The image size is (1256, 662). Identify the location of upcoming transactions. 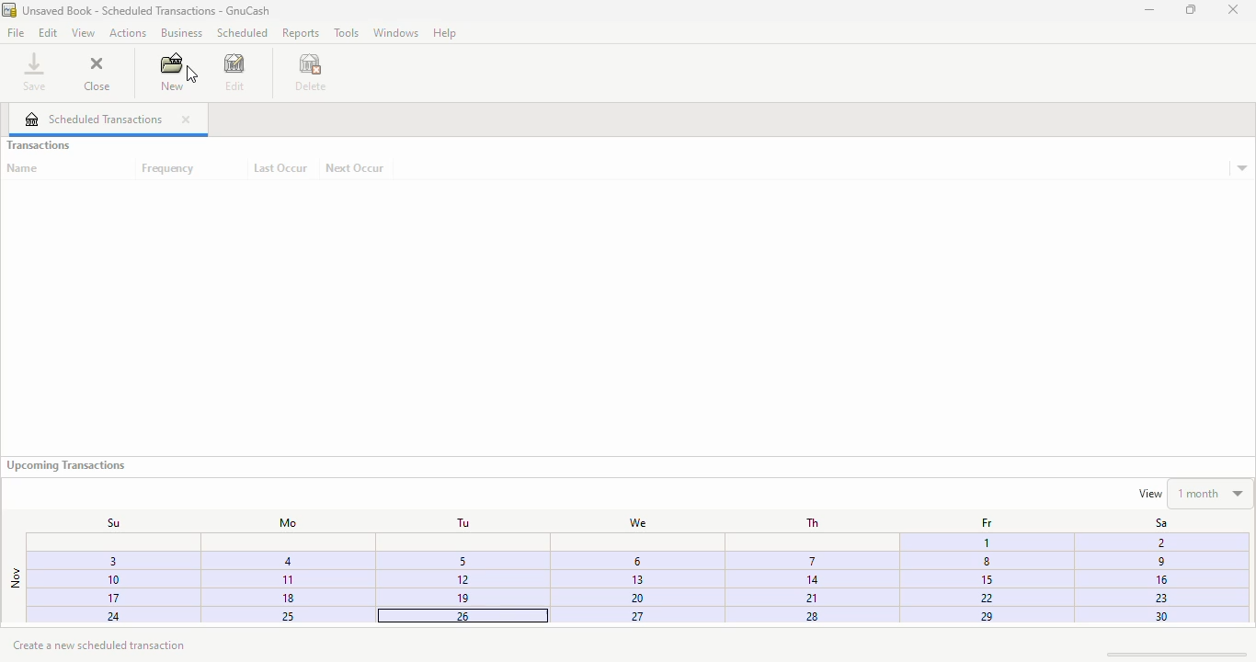
(65, 465).